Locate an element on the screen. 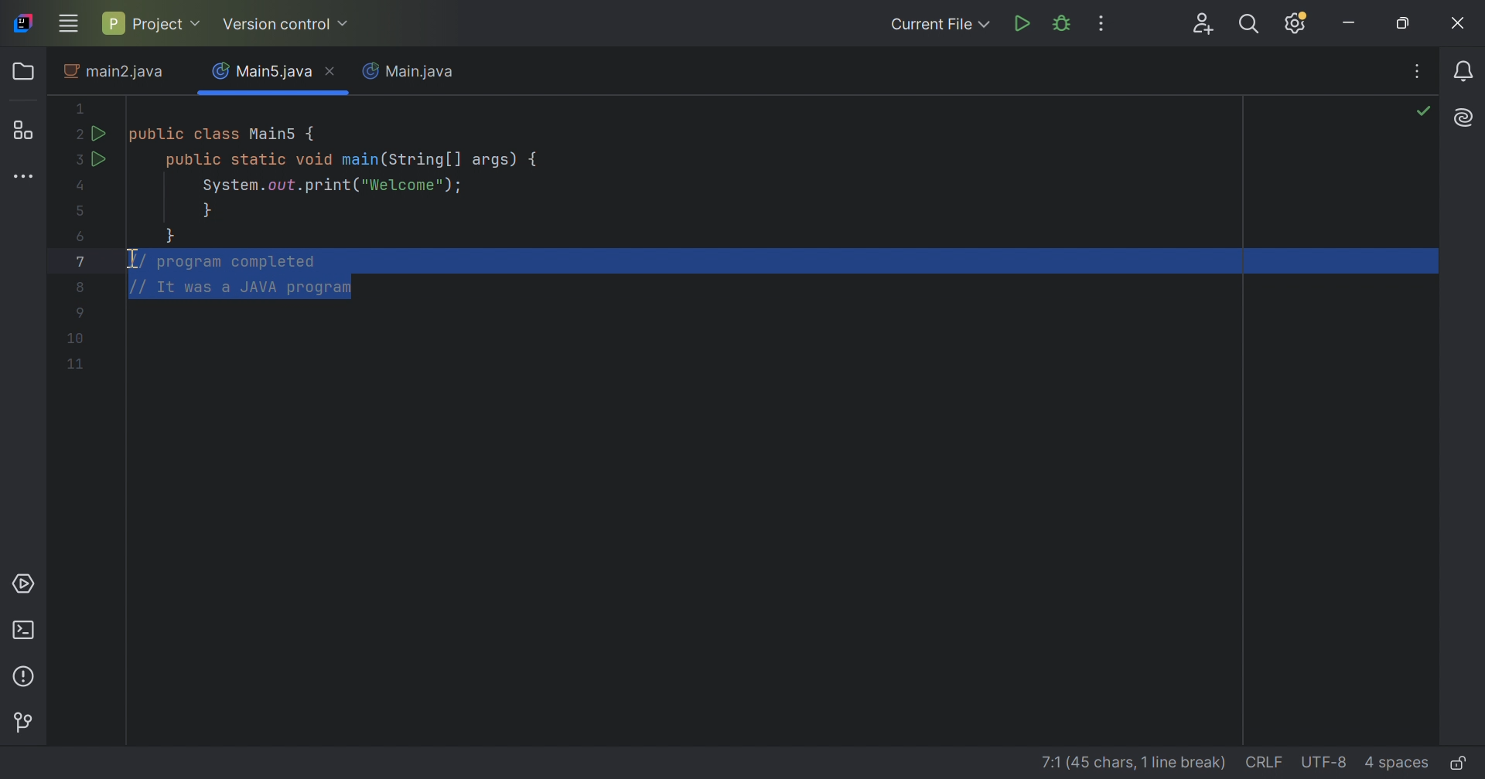 This screenshot has width=1485, height=779. Main5.java is located at coordinates (262, 69).